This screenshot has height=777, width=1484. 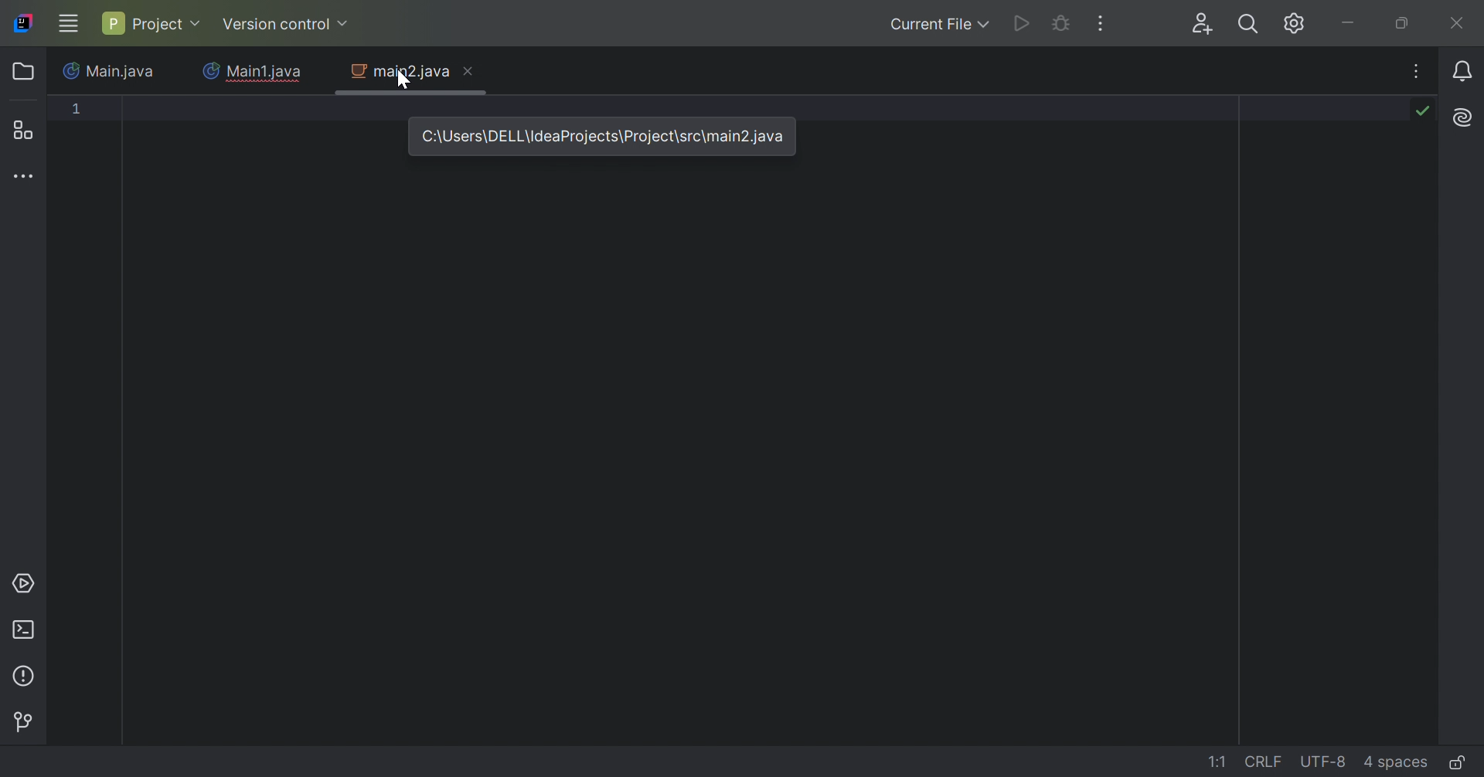 I want to click on Updates available. IDE and Project settings., so click(x=1294, y=23).